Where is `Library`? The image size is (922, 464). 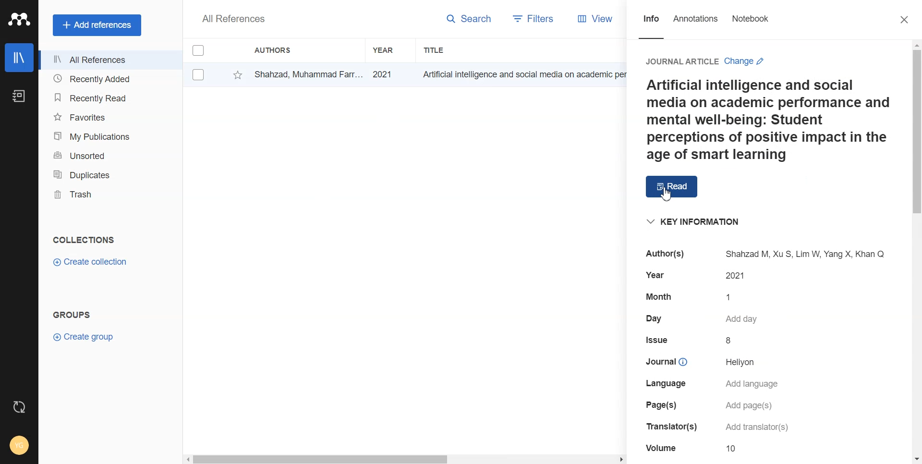
Library is located at coordinates (20, 58).